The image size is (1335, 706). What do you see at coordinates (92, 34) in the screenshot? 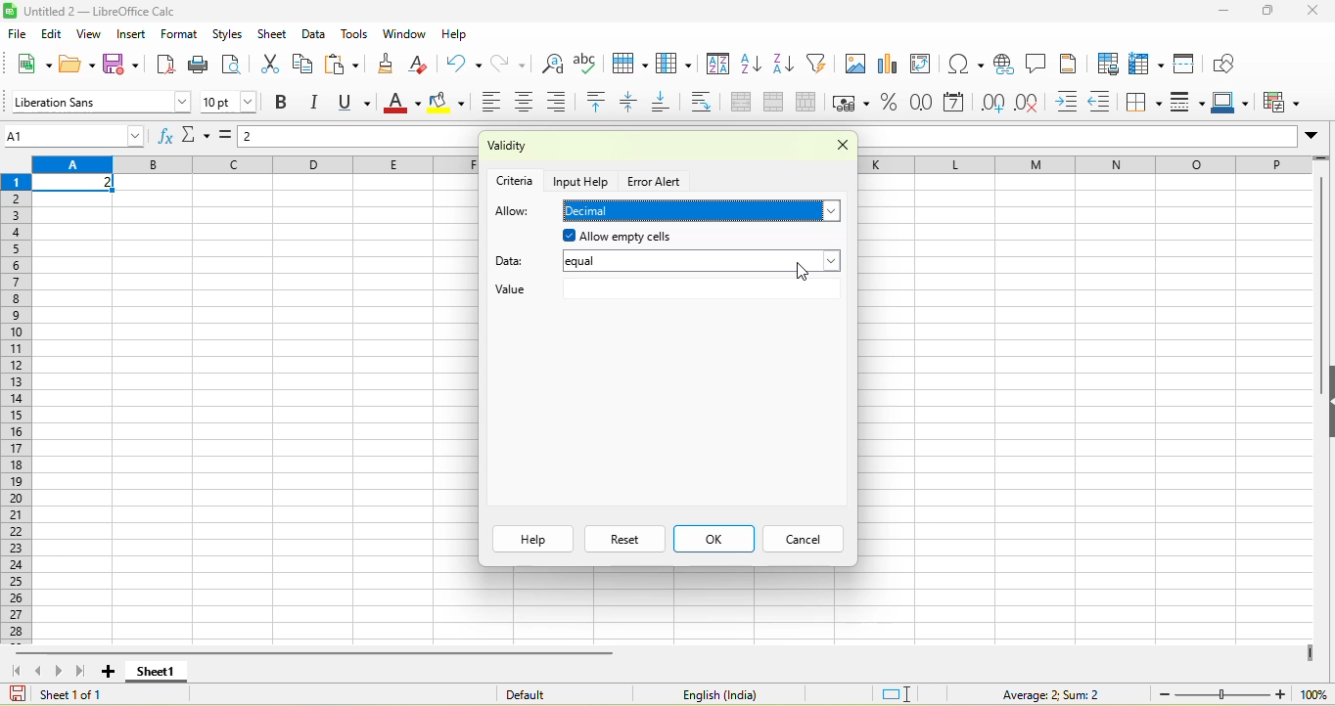
I see `view` at bounding box center [92, 34].